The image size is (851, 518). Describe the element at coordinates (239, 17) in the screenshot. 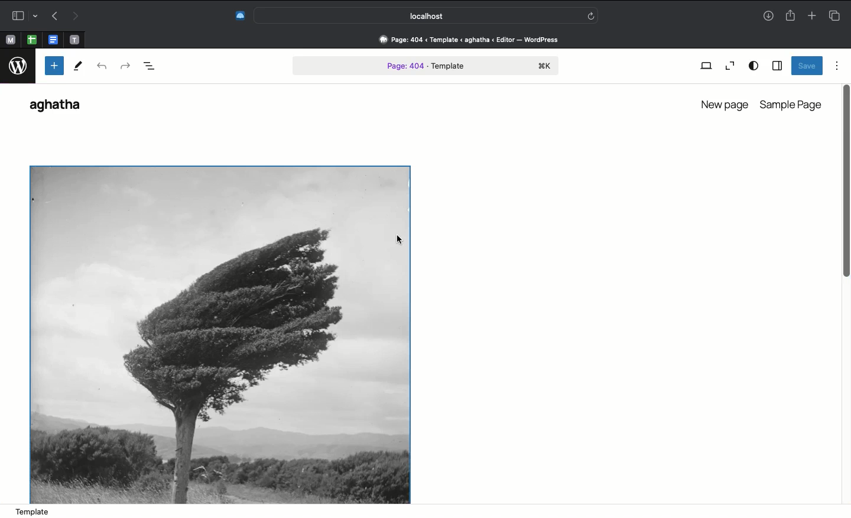

I see `Extensions` at that location.